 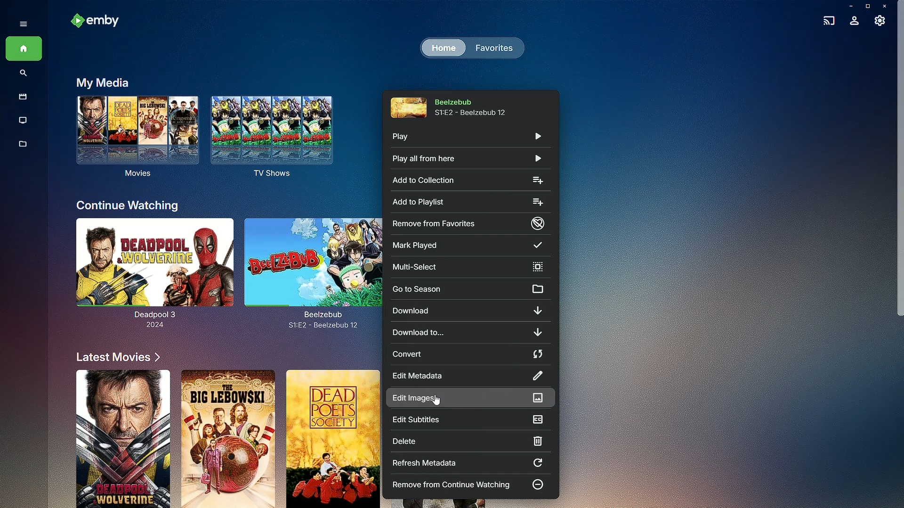 I want to click on emby, so click(x=99, y=22).